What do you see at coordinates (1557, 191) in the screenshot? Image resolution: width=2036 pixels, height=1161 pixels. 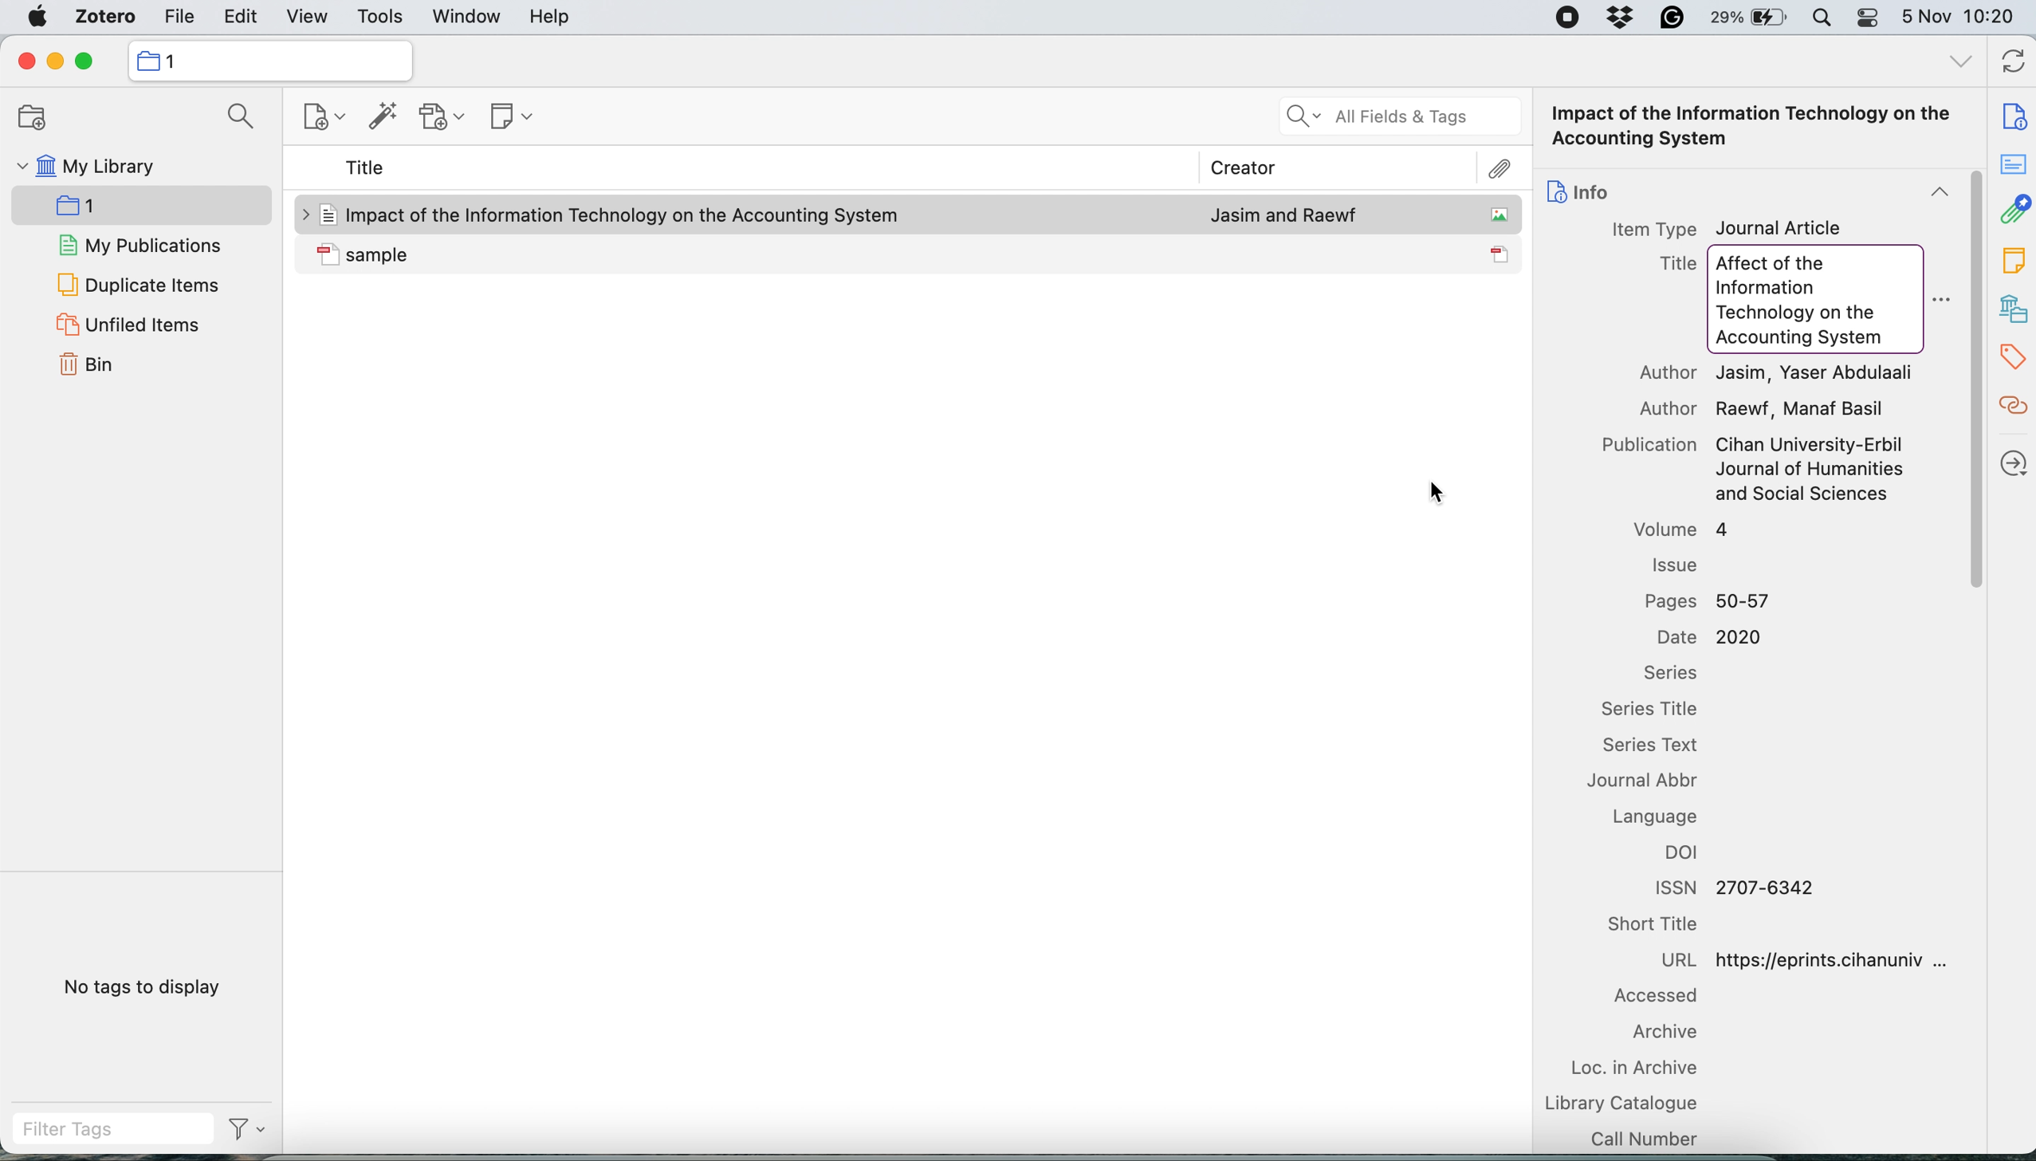 I see `icon` at bounding box center [1557, 191].